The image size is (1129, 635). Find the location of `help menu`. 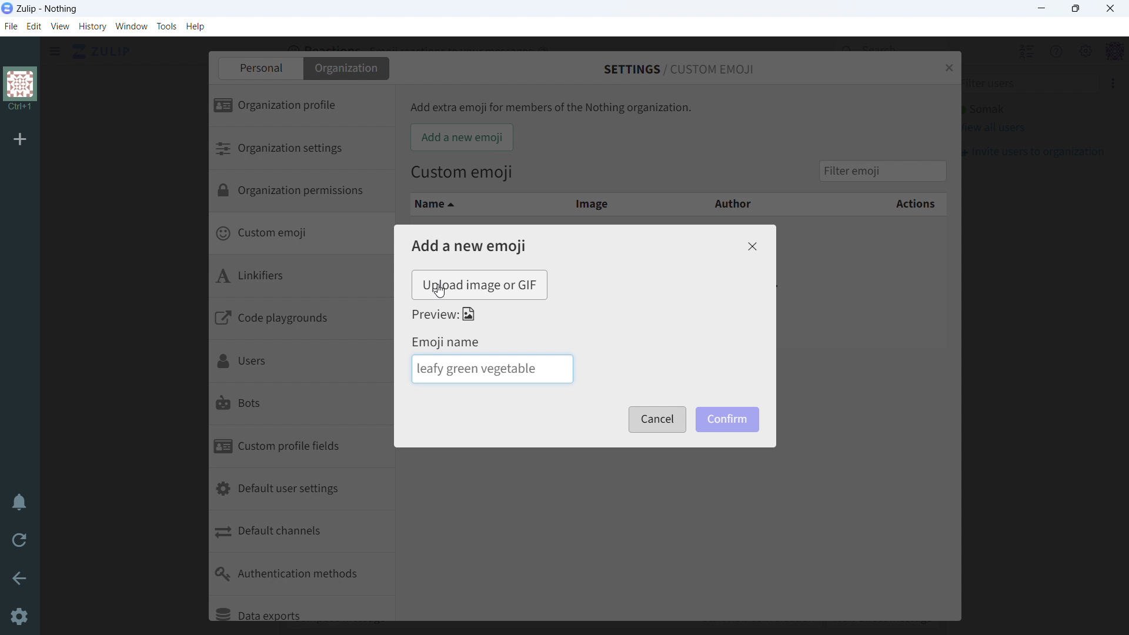

help menu is located at coordinates (1044, 51).